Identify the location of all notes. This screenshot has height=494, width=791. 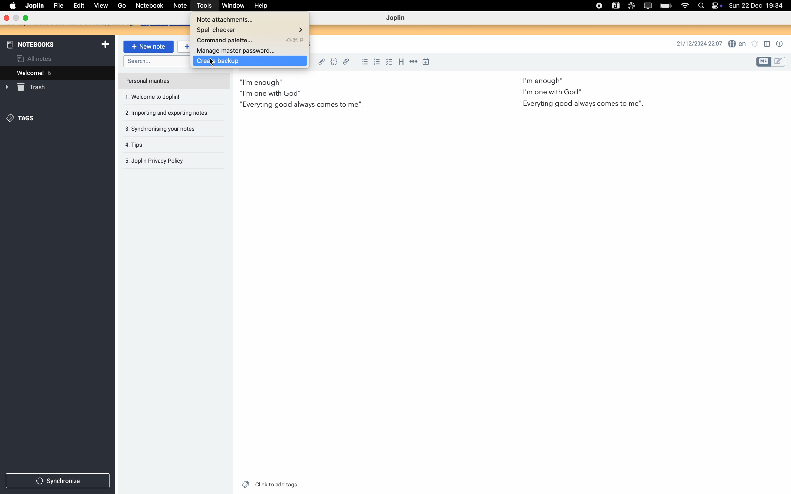
(35, 59).